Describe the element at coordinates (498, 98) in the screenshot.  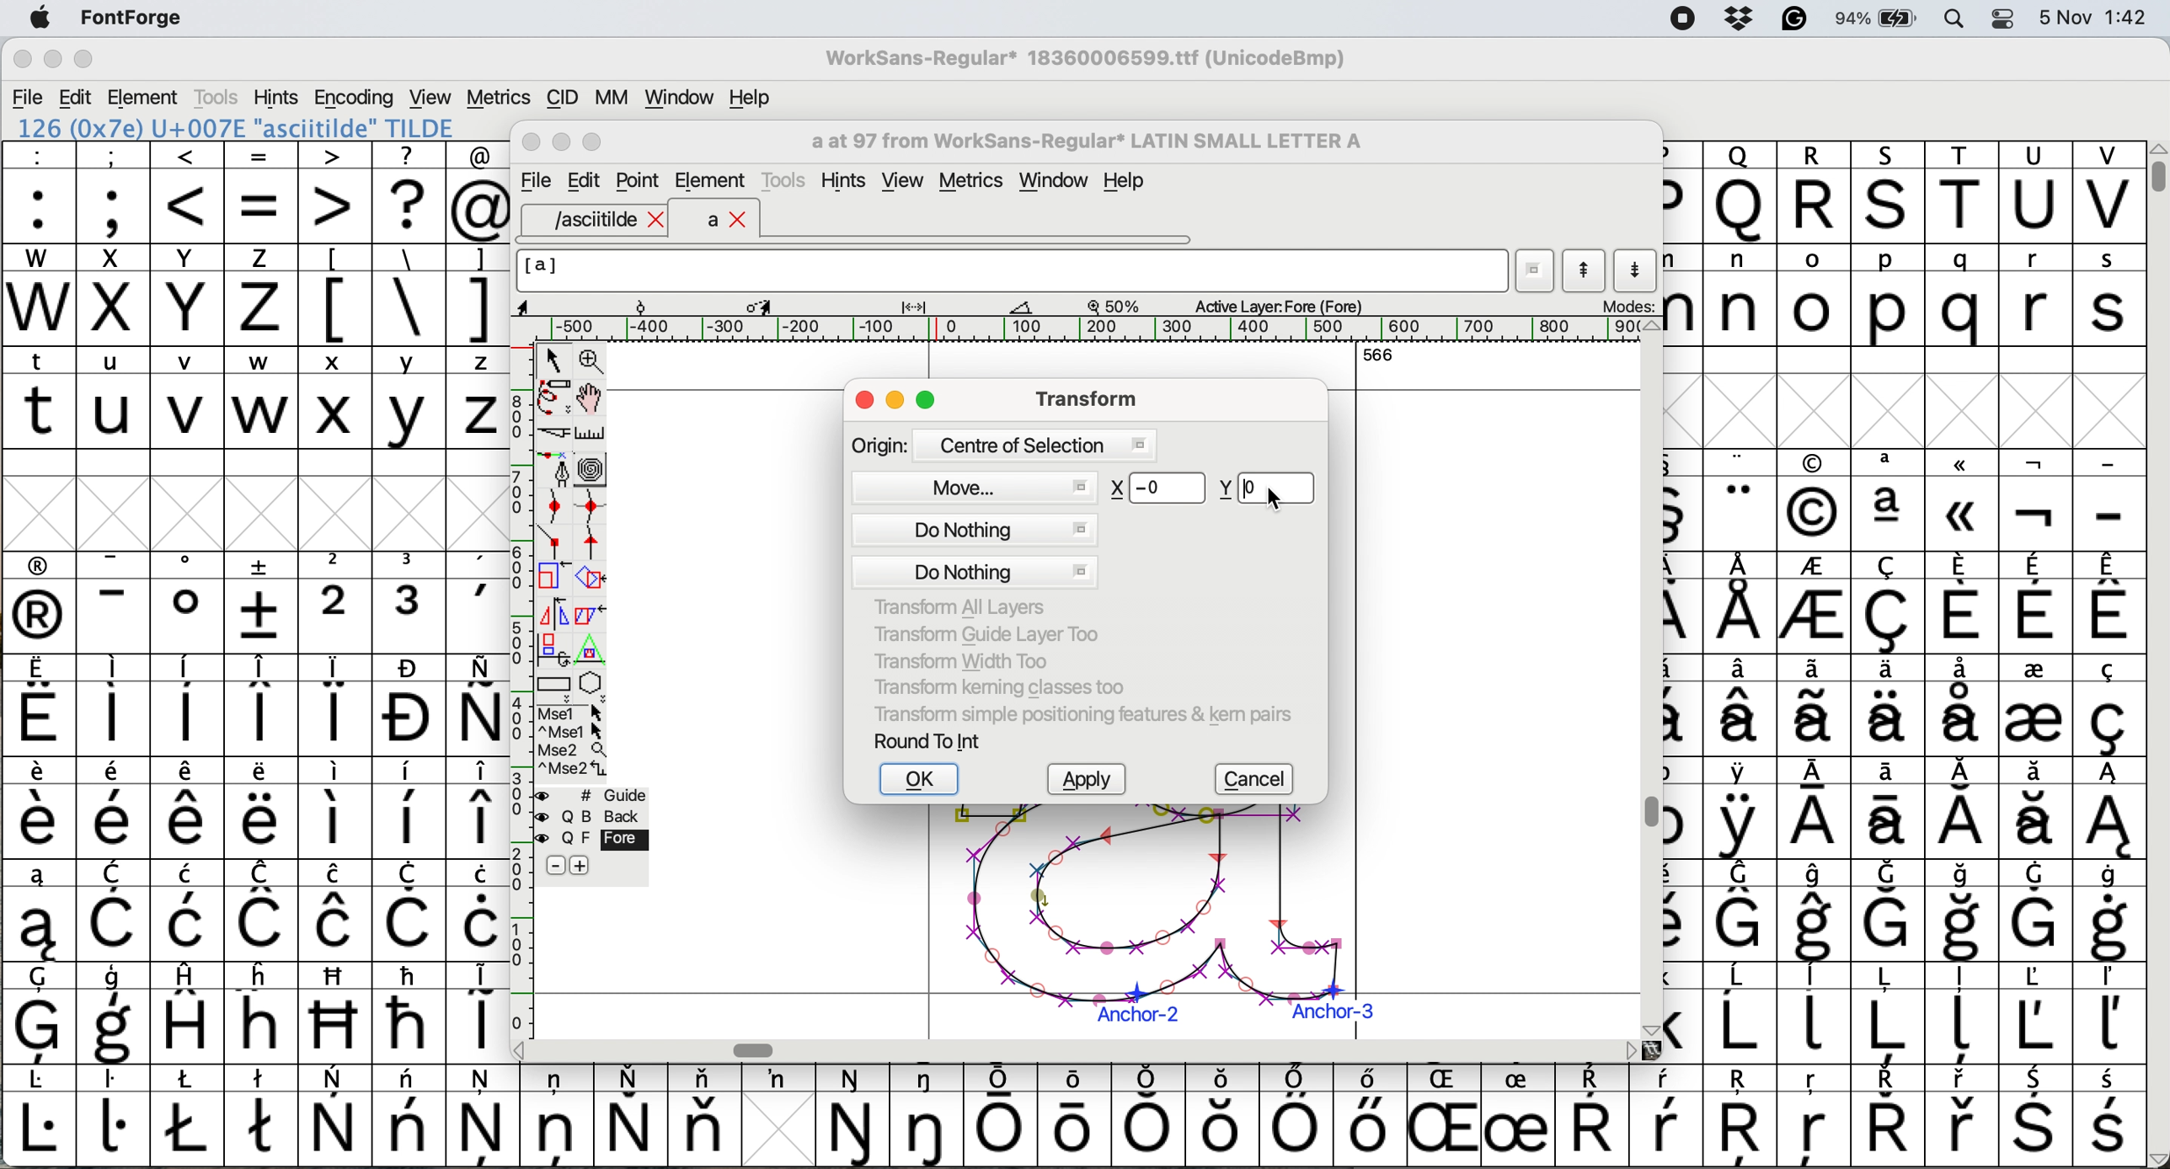
I see `metrics` at that location.